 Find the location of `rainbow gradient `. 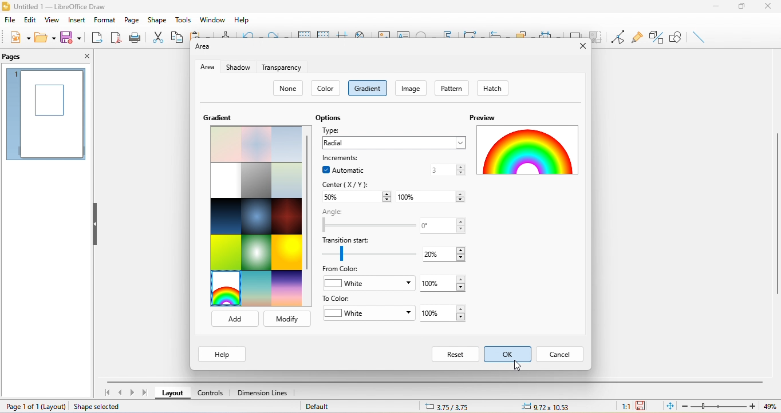

rainbow gradient  is located at coordinates (526, 147).